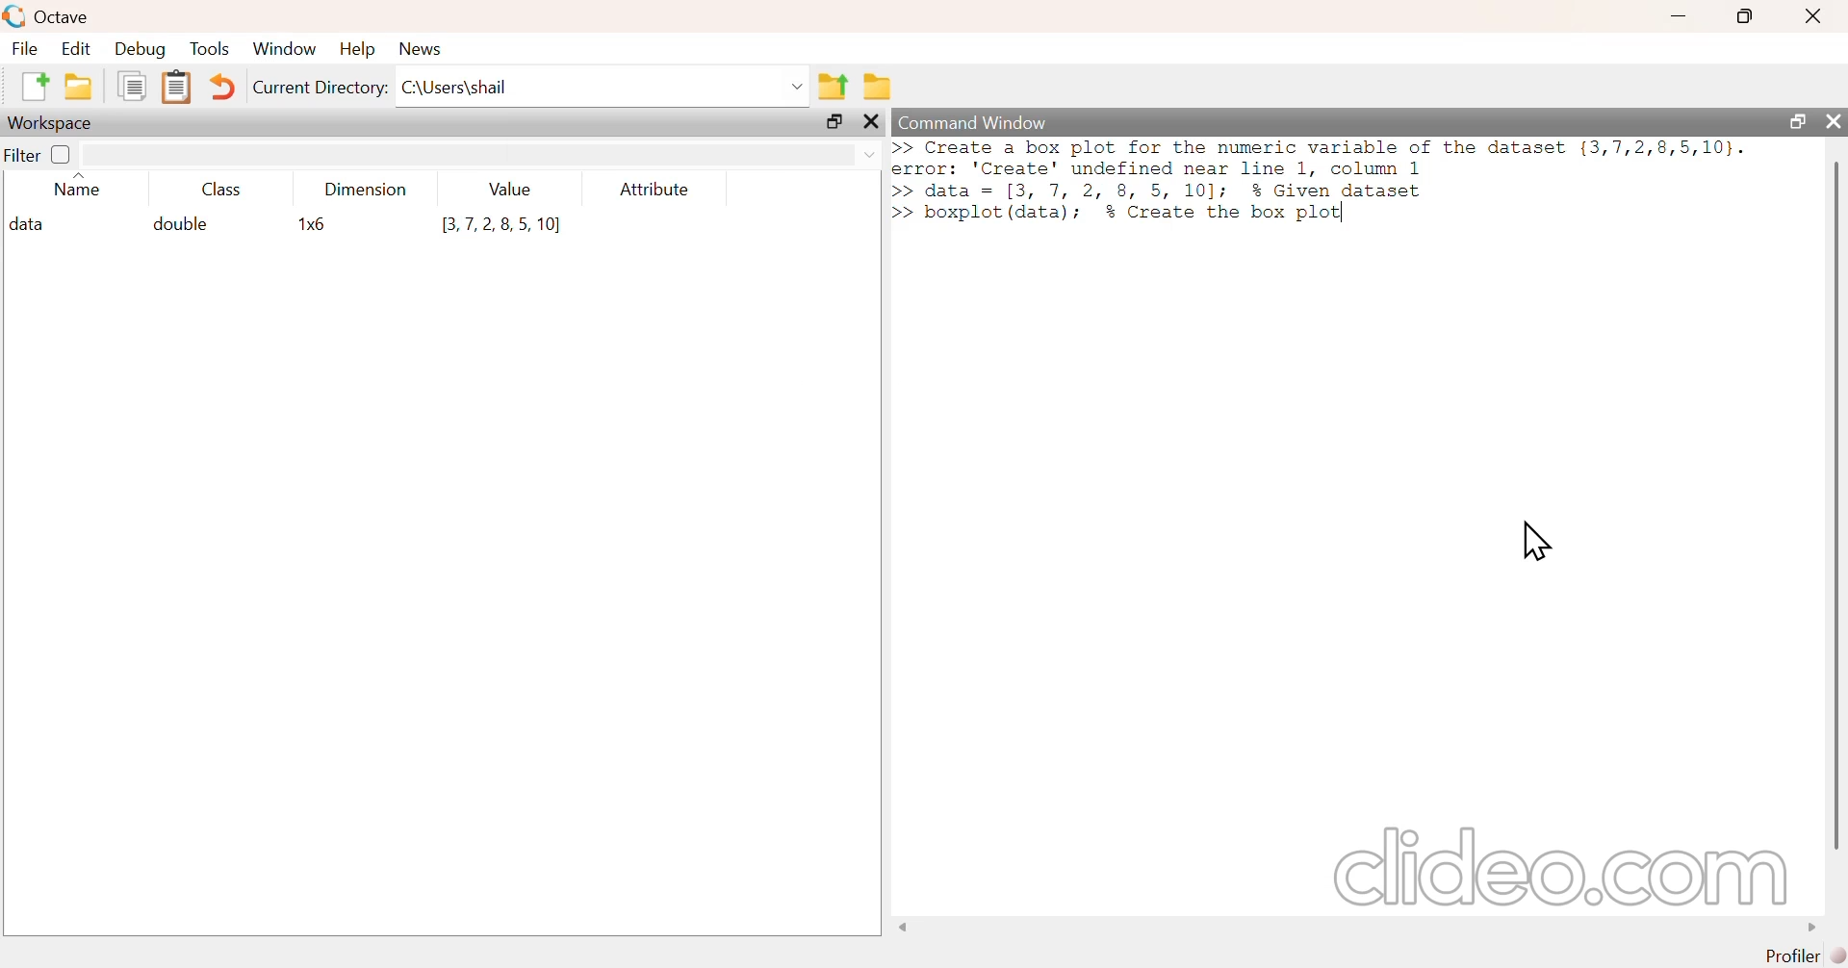 This screenshot has width=1848, height=968. Describe the element at coordinates (13, 15) in the screenshot. I see `logo` at that location.